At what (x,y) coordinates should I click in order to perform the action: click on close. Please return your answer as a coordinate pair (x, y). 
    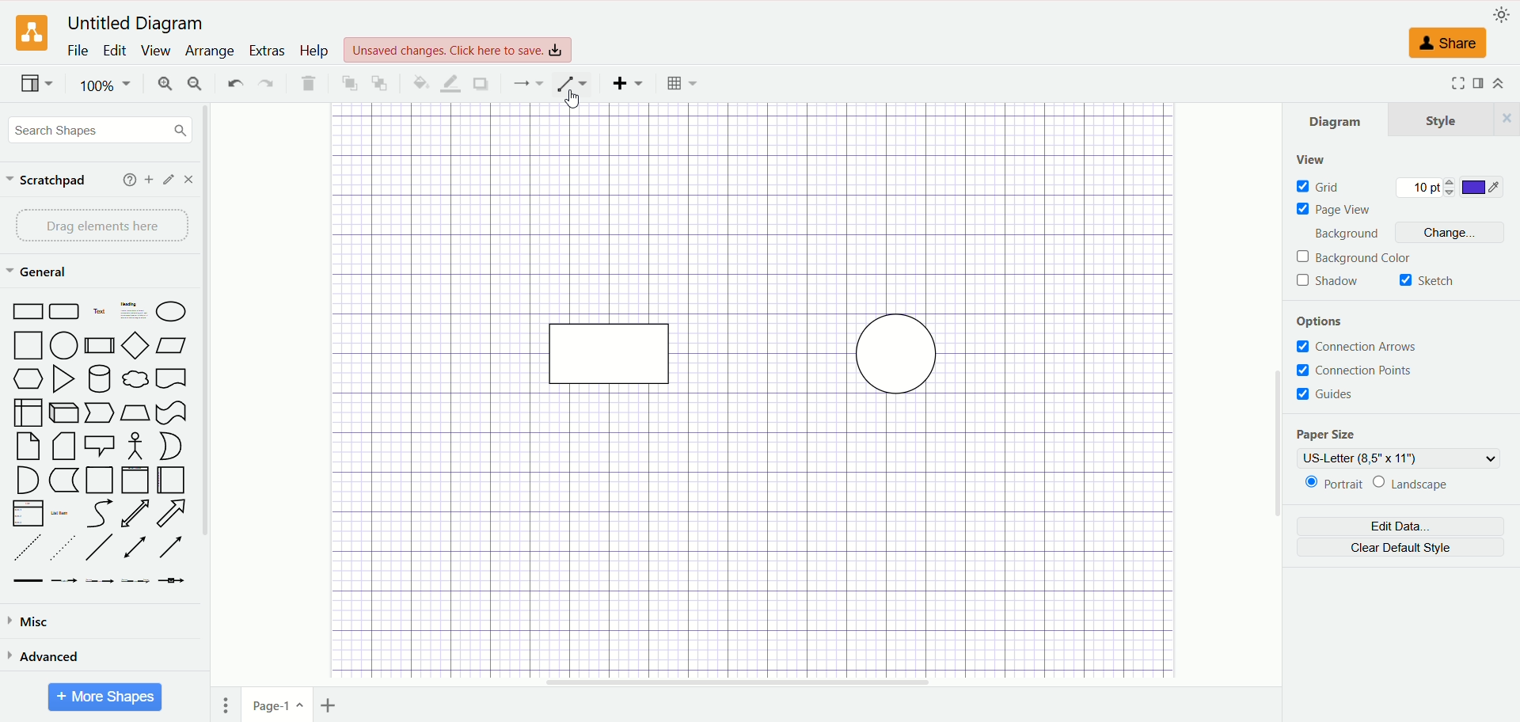
    Looking at the image, I should click on (190, 179).